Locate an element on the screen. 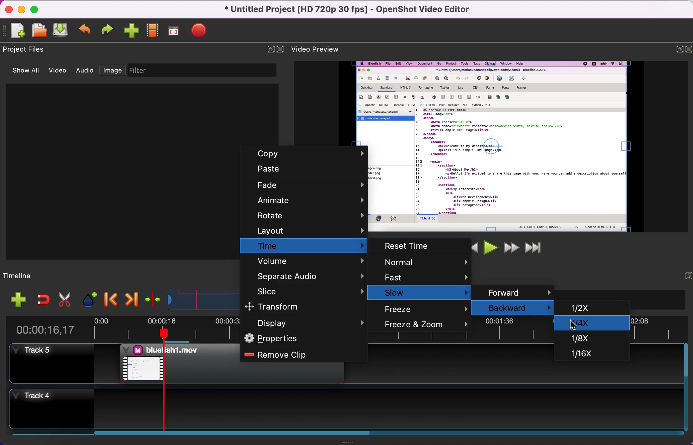 The height and width of the screenshot is (445, 693). close is located at coordinates (687, 49).